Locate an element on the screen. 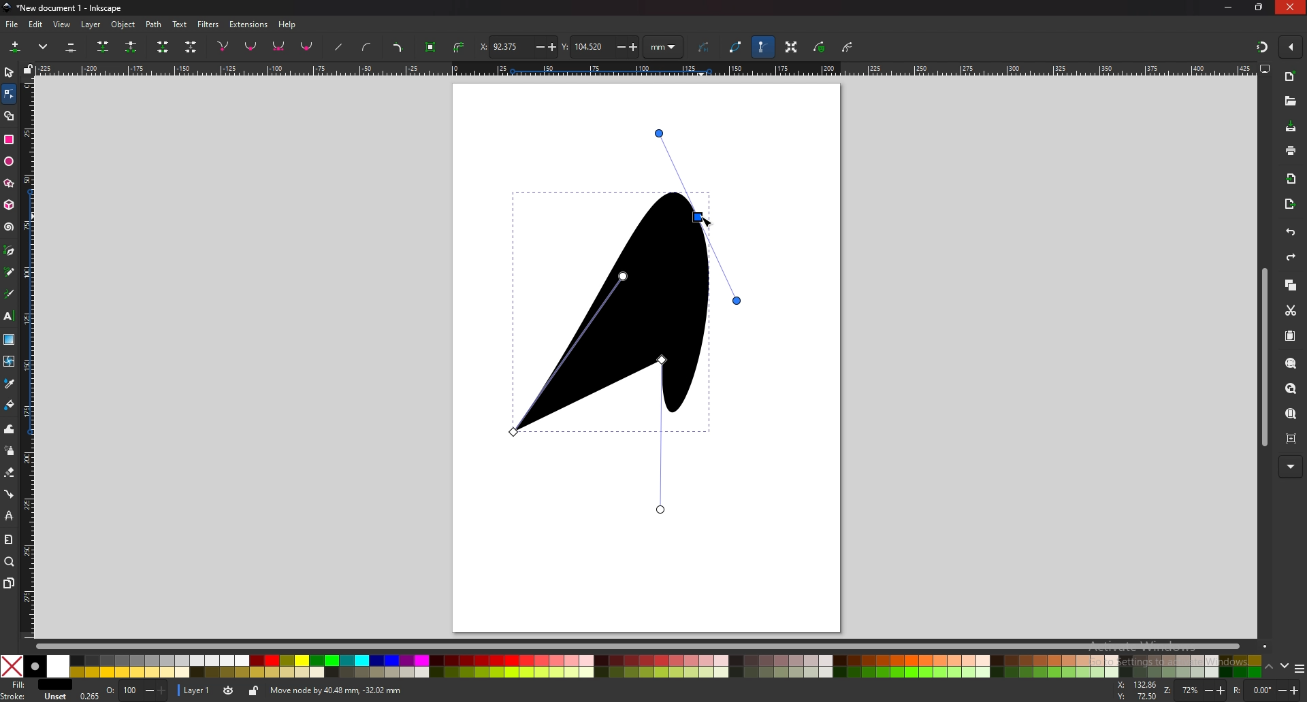 The image size is (1307, 702). gradient is located at coordinates (10, 339).